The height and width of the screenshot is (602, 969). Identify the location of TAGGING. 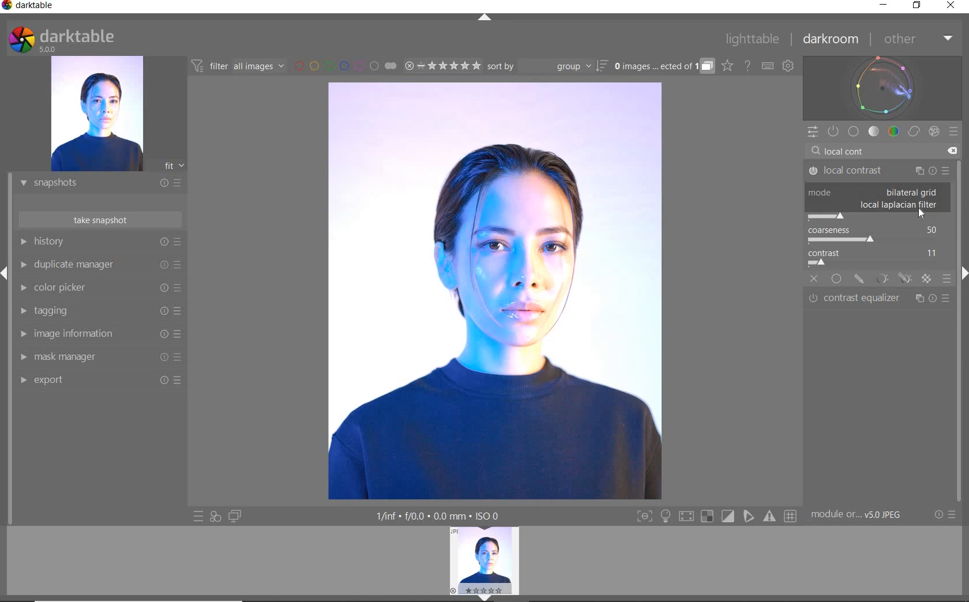
(97, 311).